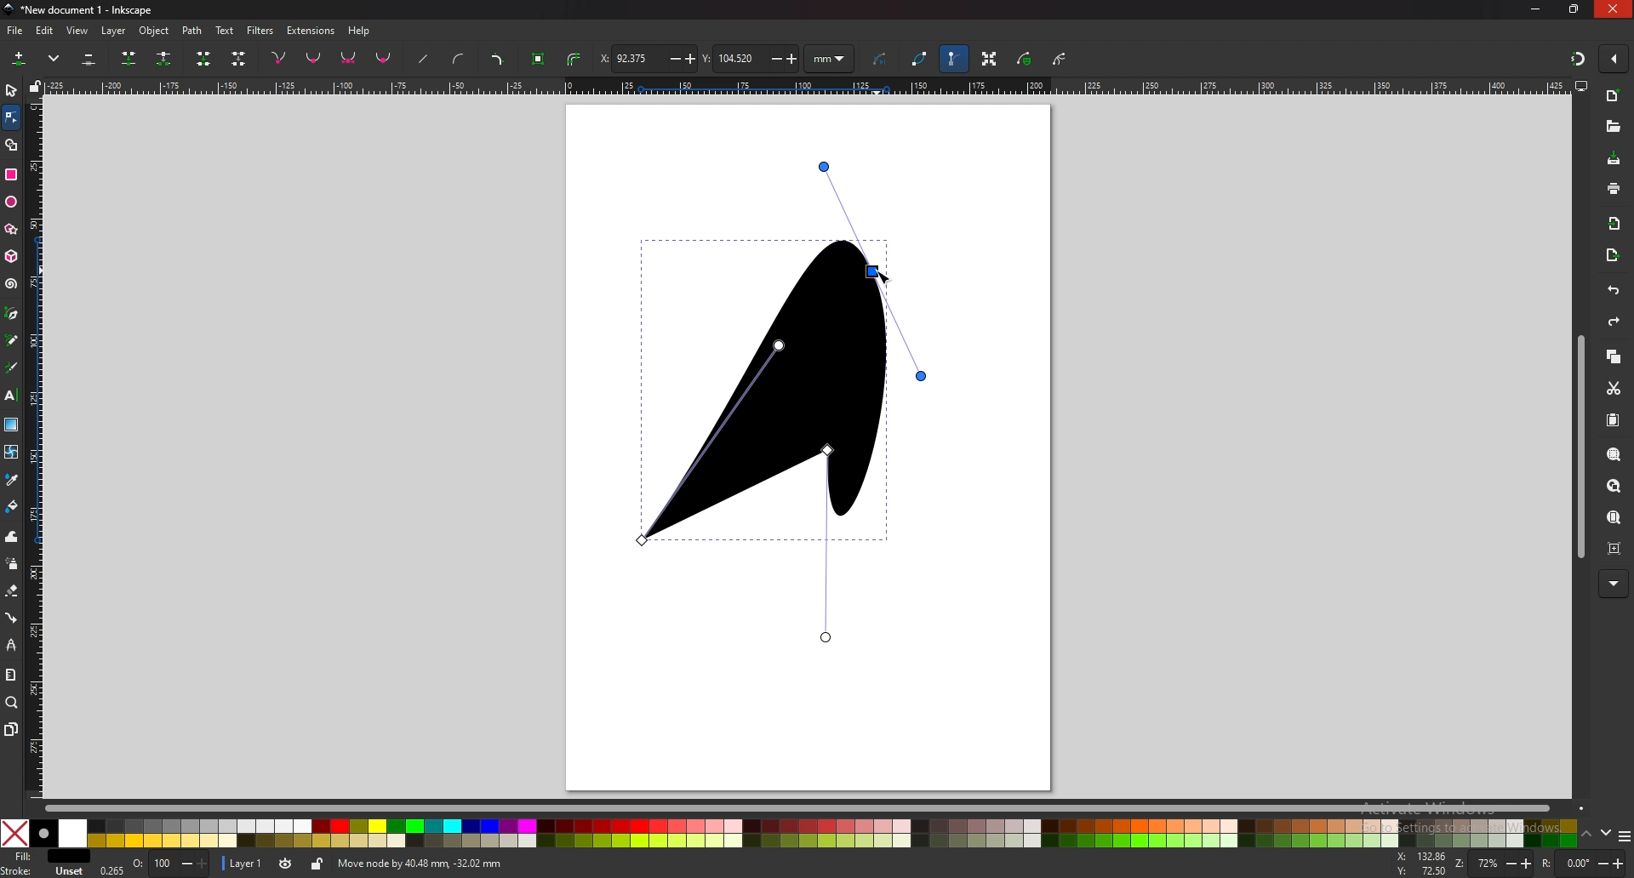  I want to click on show mask, so click(1024, 59).